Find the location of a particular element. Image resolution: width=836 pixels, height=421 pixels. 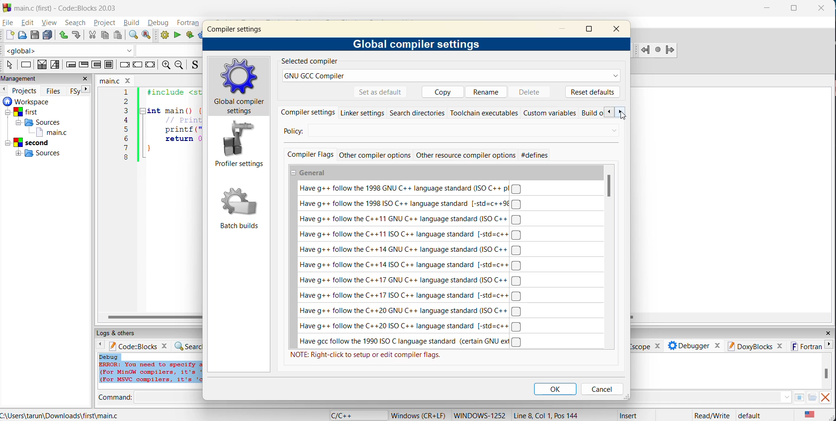

Have g++ follow the C++20 GNU C++ language standard (ISO C++ is located at coordinates (411, 311).